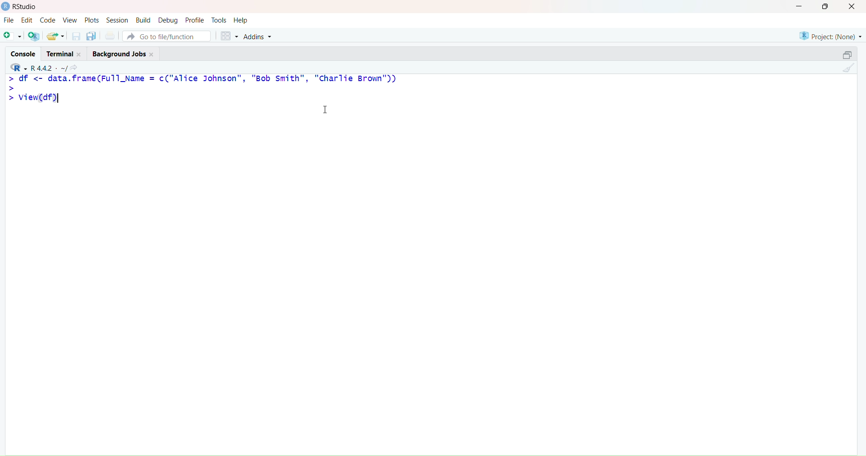 The width and height of the screenshot is (866, 456). I want to click on Build, so click(143, 19).